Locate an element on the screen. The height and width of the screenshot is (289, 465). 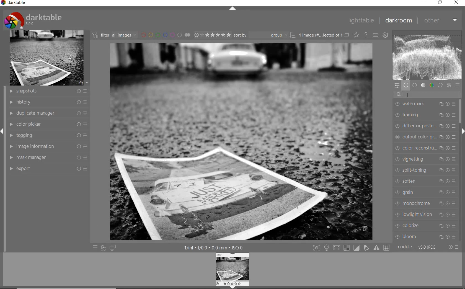
expand/collapse is located at coordinates (232, 9).